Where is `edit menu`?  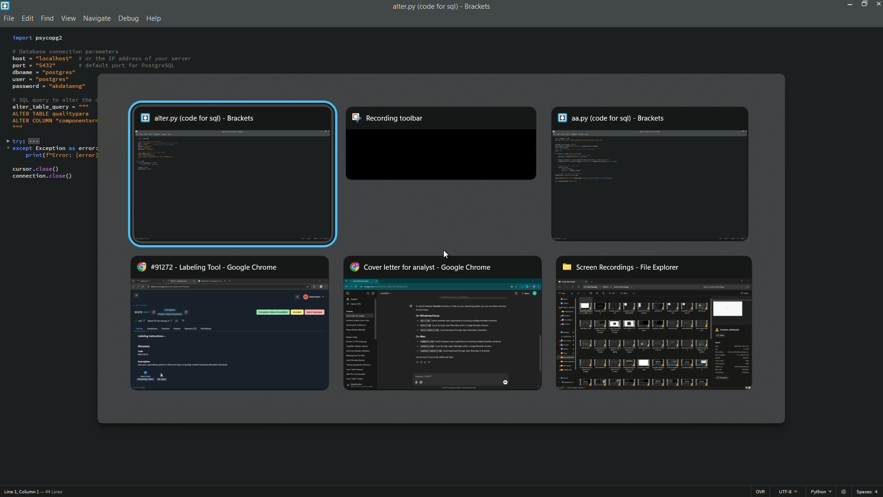 edit menu is located at coordinates (27, 19).